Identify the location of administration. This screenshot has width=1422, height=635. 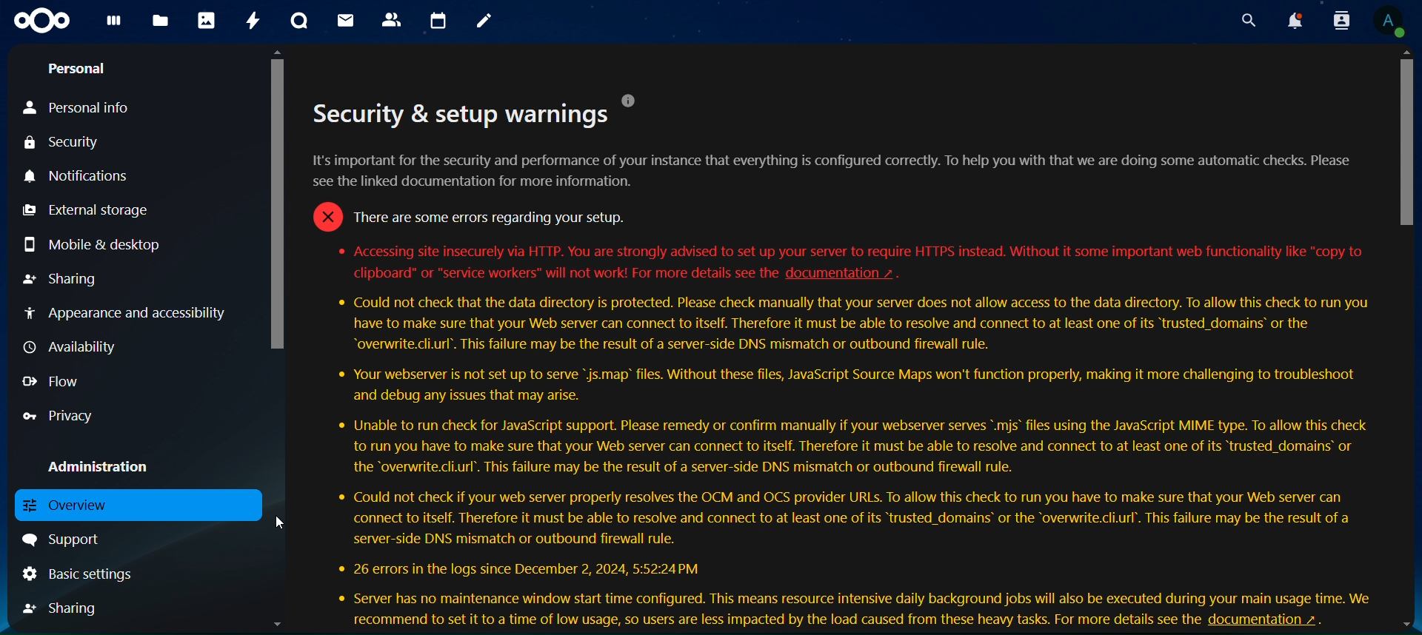
(99, 468).